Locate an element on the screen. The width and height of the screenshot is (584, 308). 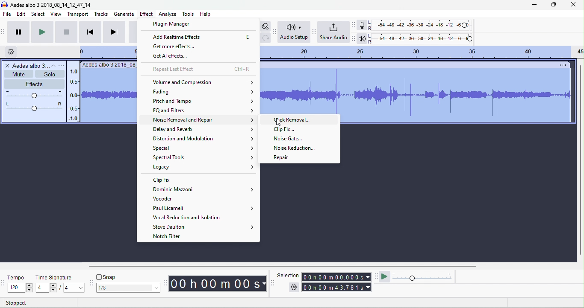
playback meter toolbar is located at coordinates (355, 39).